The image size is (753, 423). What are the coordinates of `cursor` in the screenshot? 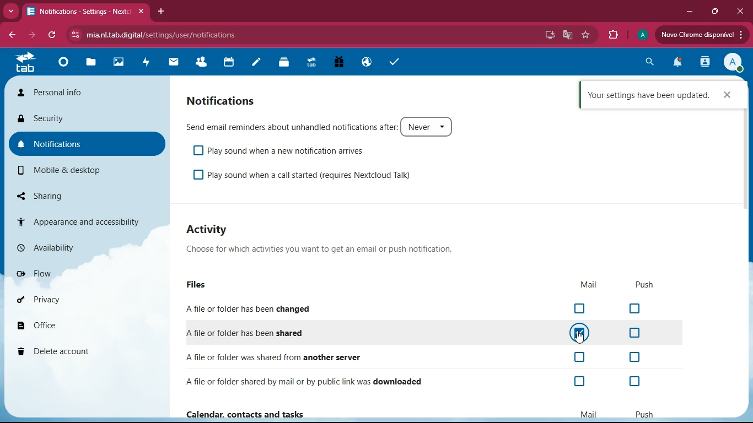 It's located at (581, 335).